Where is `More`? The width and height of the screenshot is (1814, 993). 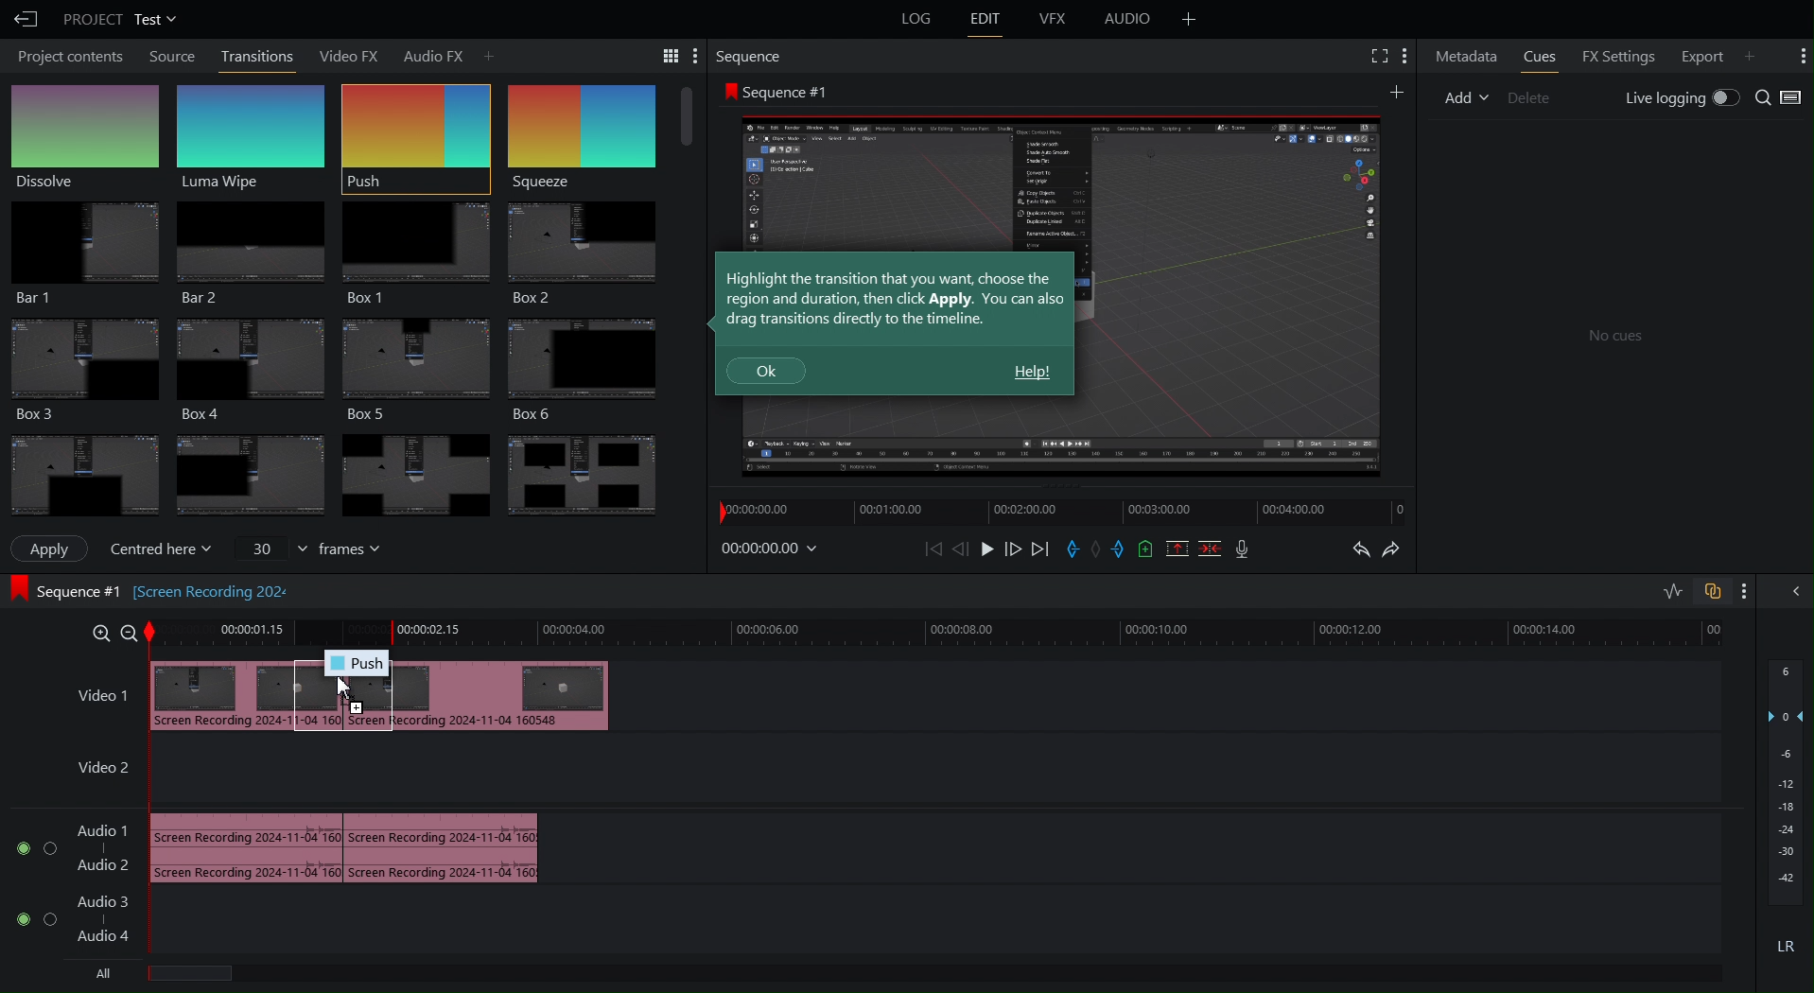
More is located at coordinates (1404, 55).